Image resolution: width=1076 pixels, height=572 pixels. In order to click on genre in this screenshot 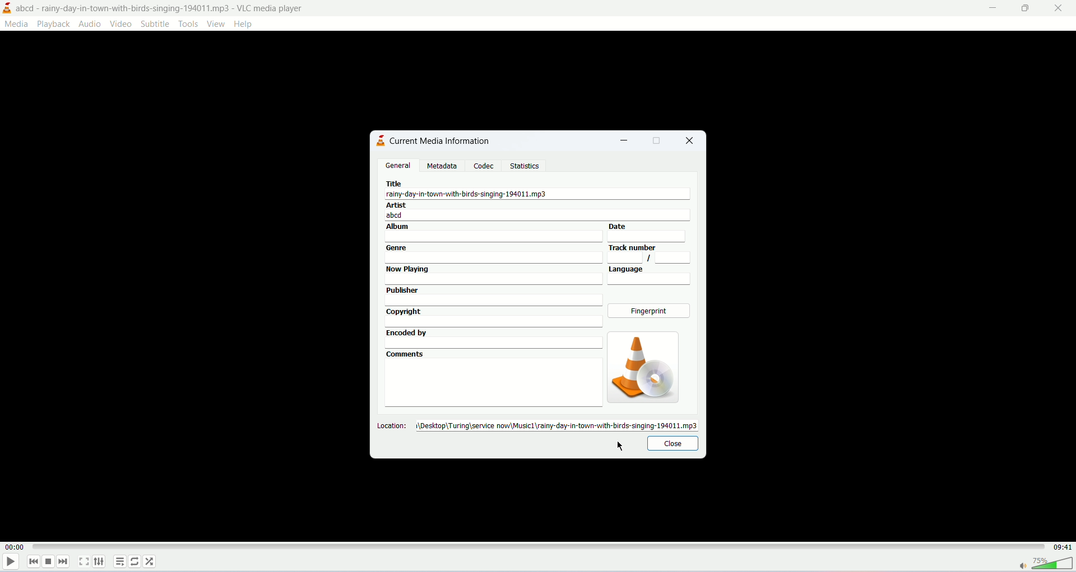, I will do `click(493, 254)`.